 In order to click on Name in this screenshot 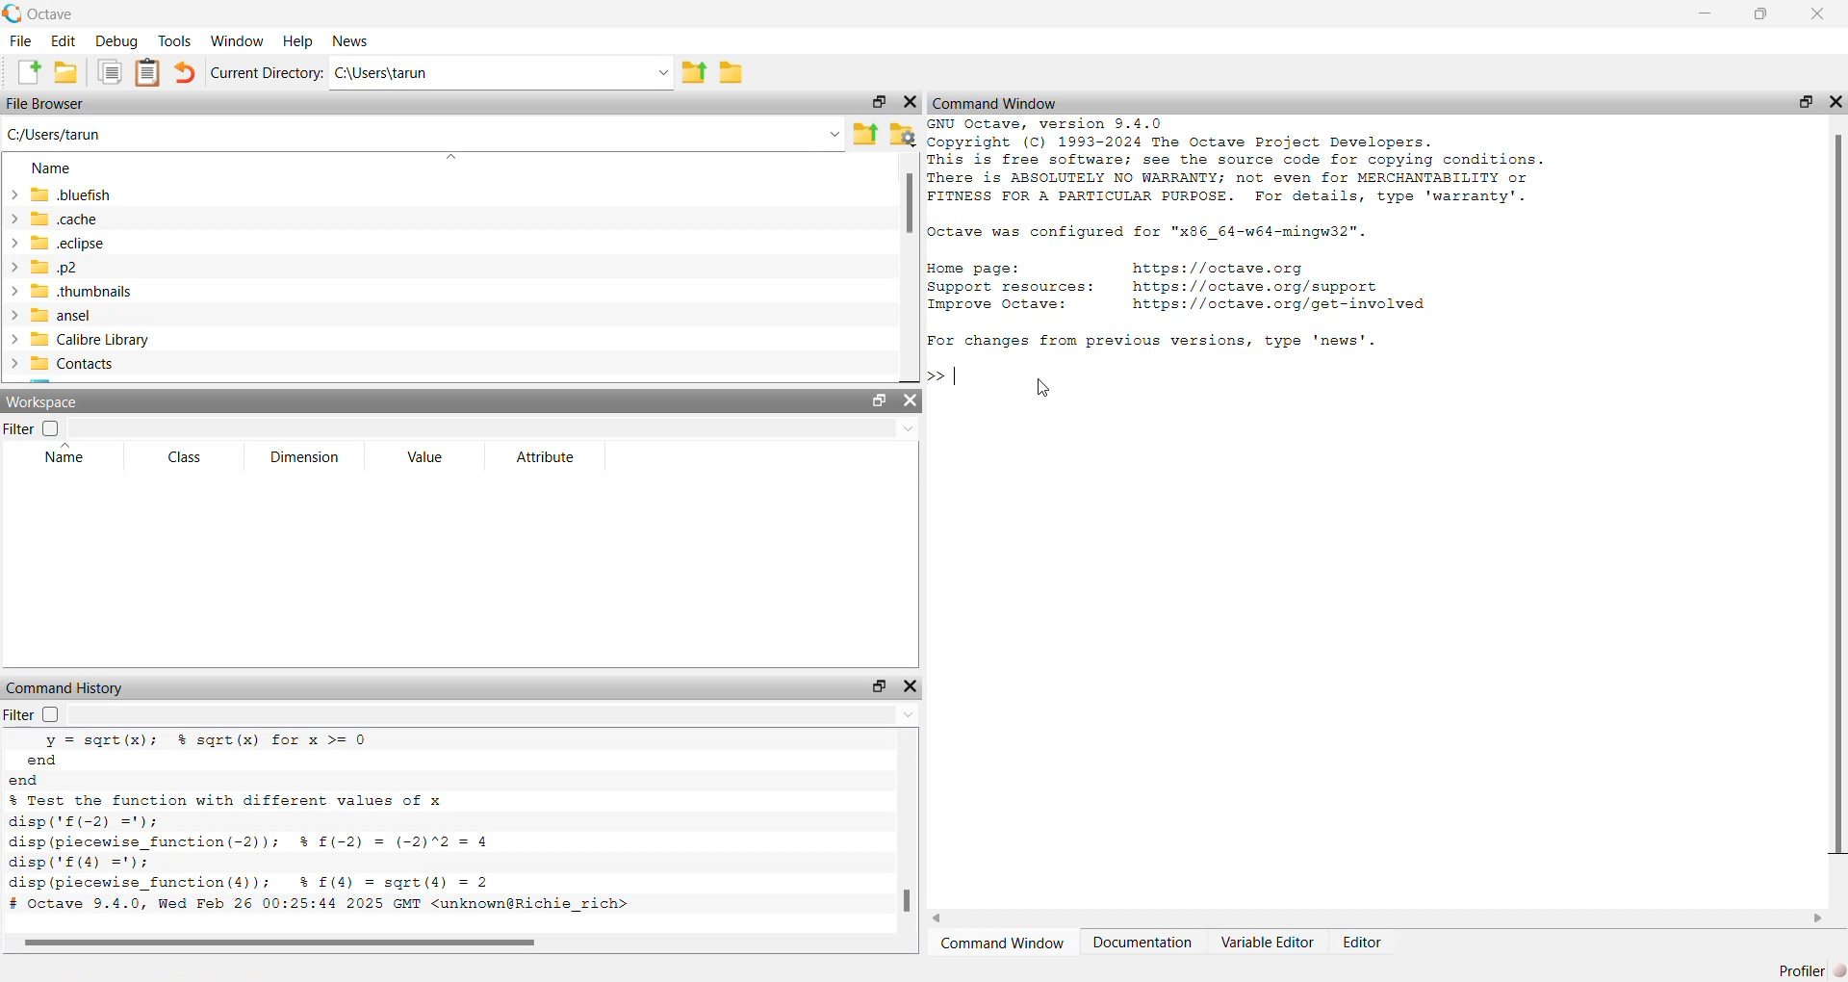, I will do `click(51, 170)`.